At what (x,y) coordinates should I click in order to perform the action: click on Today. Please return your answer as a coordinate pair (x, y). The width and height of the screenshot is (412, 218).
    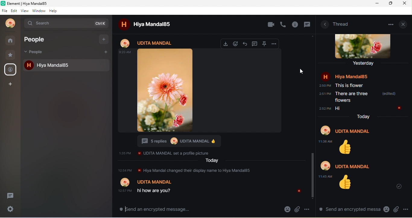
    Looking at the image, I should click on (363, 116).